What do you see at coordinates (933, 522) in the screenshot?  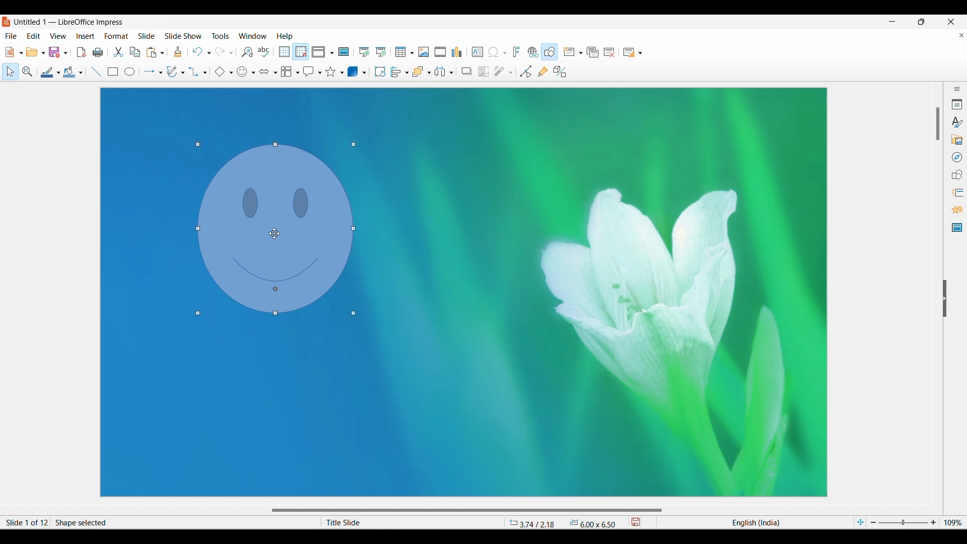 I see `Zoom in` at bounding box center [933, 522].